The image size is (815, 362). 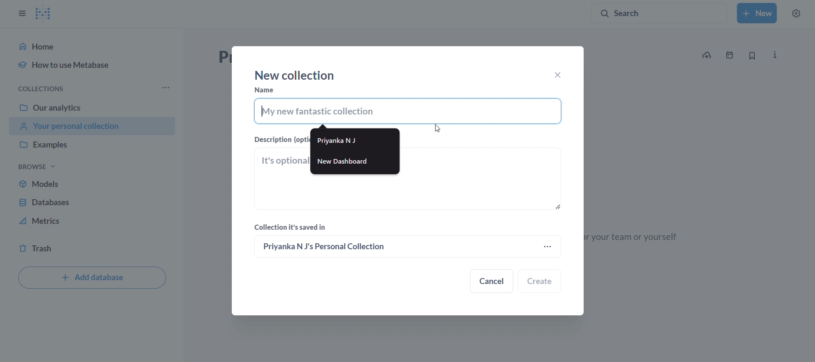 I want to click on close sidebar, so click(x=17, y=10).